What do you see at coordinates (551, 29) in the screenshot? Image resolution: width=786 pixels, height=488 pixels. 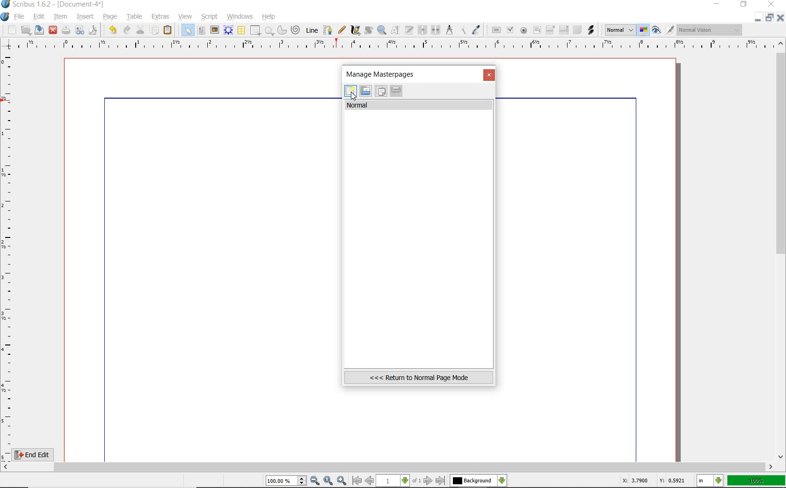 I see `pdf combo box` at bounding box center [551, 29].